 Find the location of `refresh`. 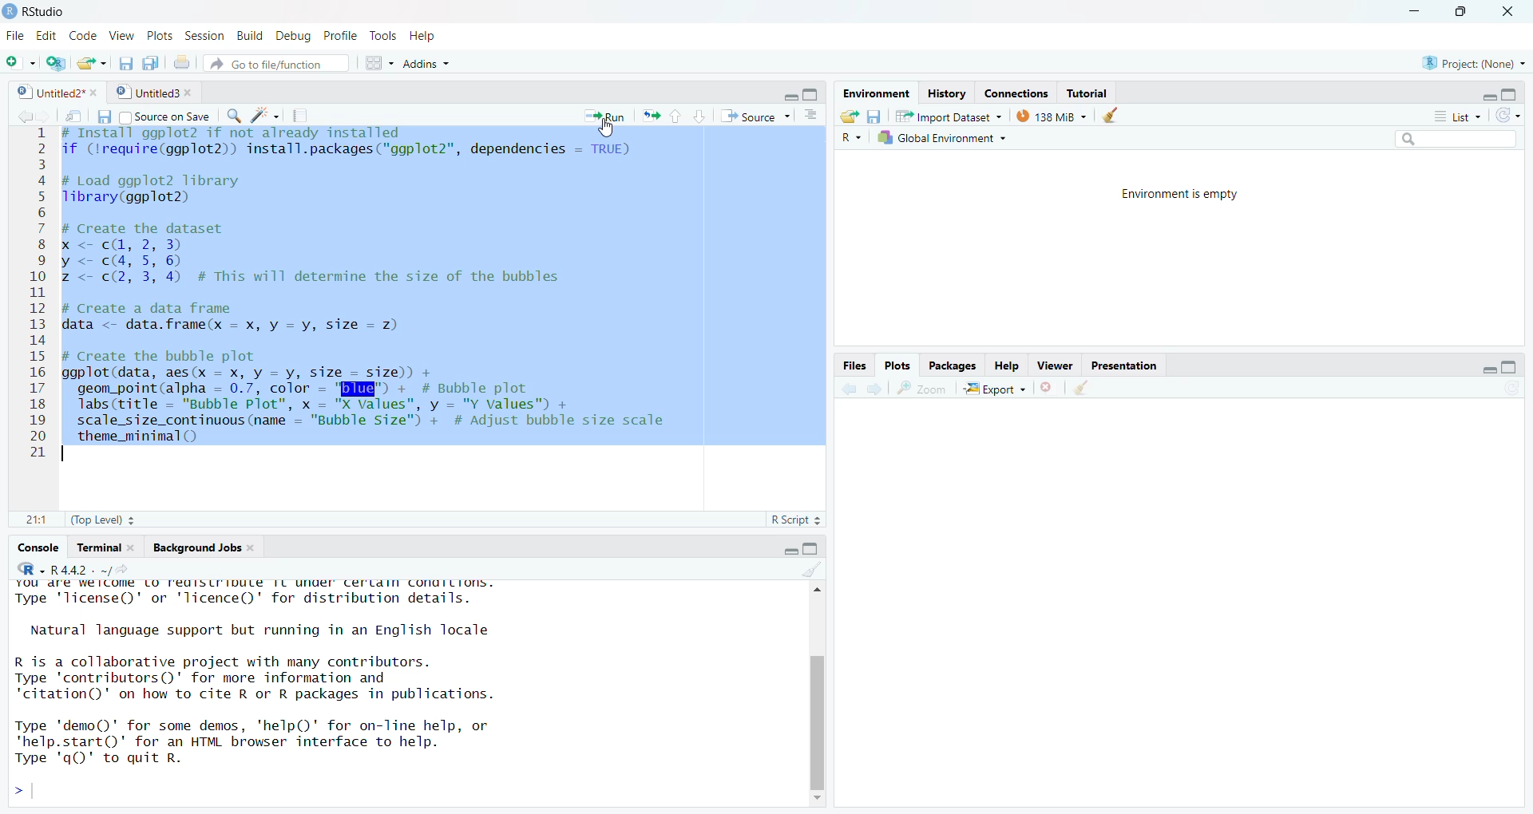

refresh is located at coordinates (1513, 114).